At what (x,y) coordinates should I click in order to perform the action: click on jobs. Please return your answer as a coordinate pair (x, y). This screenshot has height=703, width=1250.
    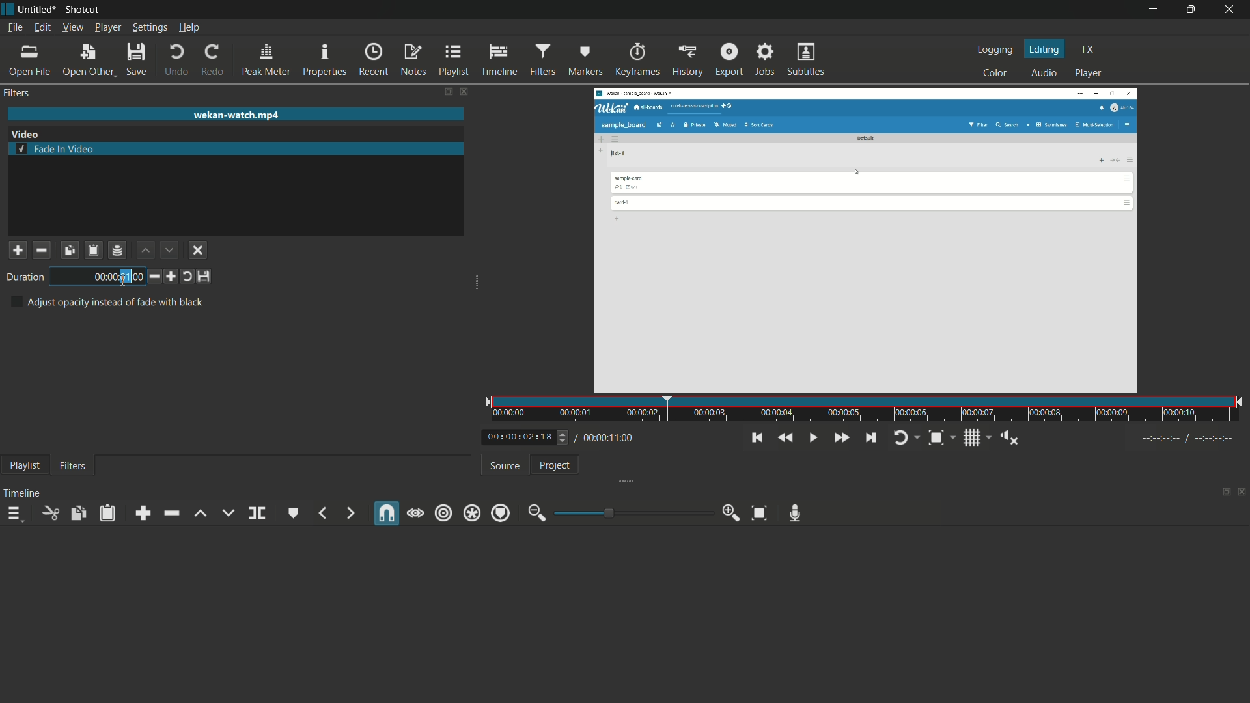
    Looking at the image, I should click on (764, 60).